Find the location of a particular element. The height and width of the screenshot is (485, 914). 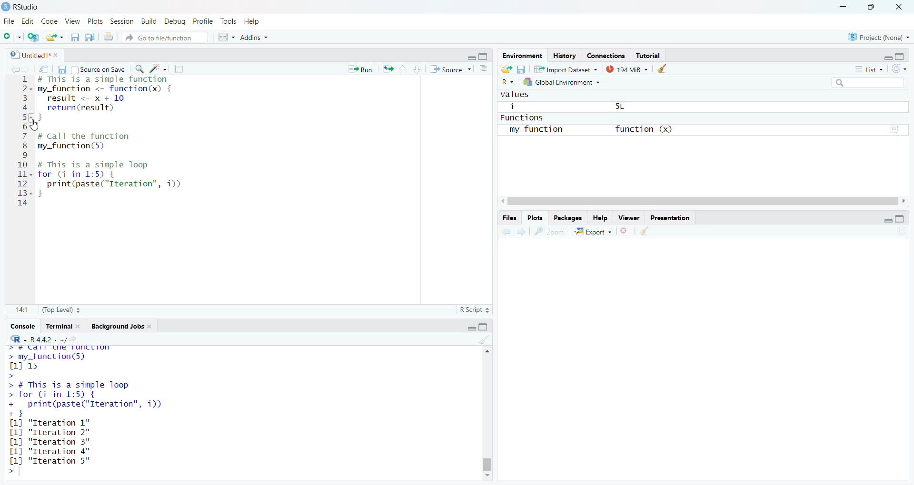

close is located at coordinates (59, 55).